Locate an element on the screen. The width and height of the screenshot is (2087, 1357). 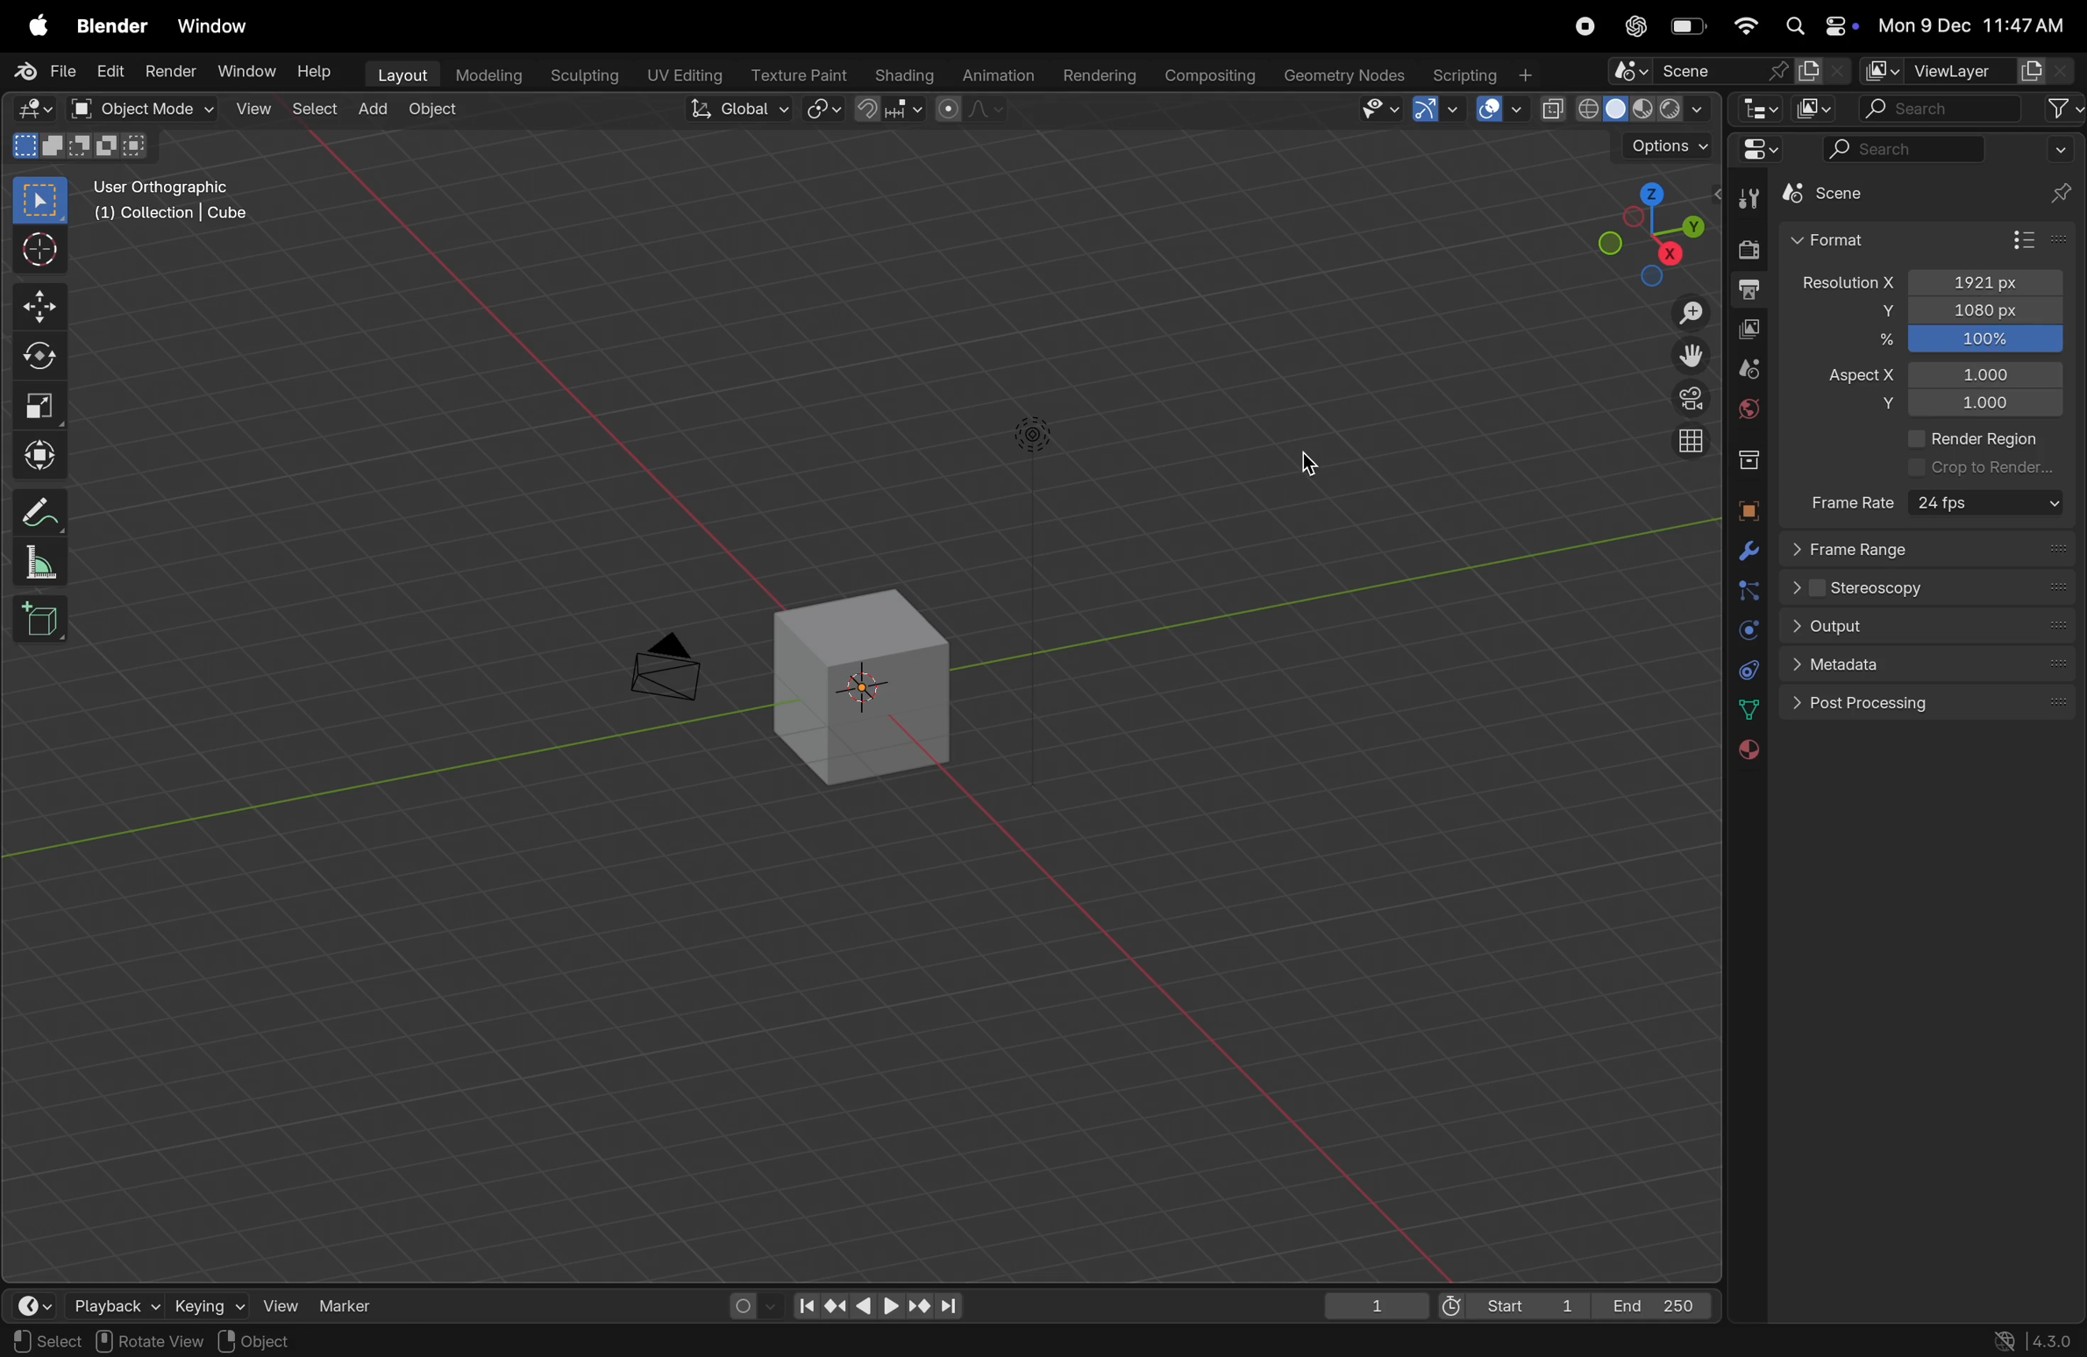
texture point is located at coordinates (800, 74).